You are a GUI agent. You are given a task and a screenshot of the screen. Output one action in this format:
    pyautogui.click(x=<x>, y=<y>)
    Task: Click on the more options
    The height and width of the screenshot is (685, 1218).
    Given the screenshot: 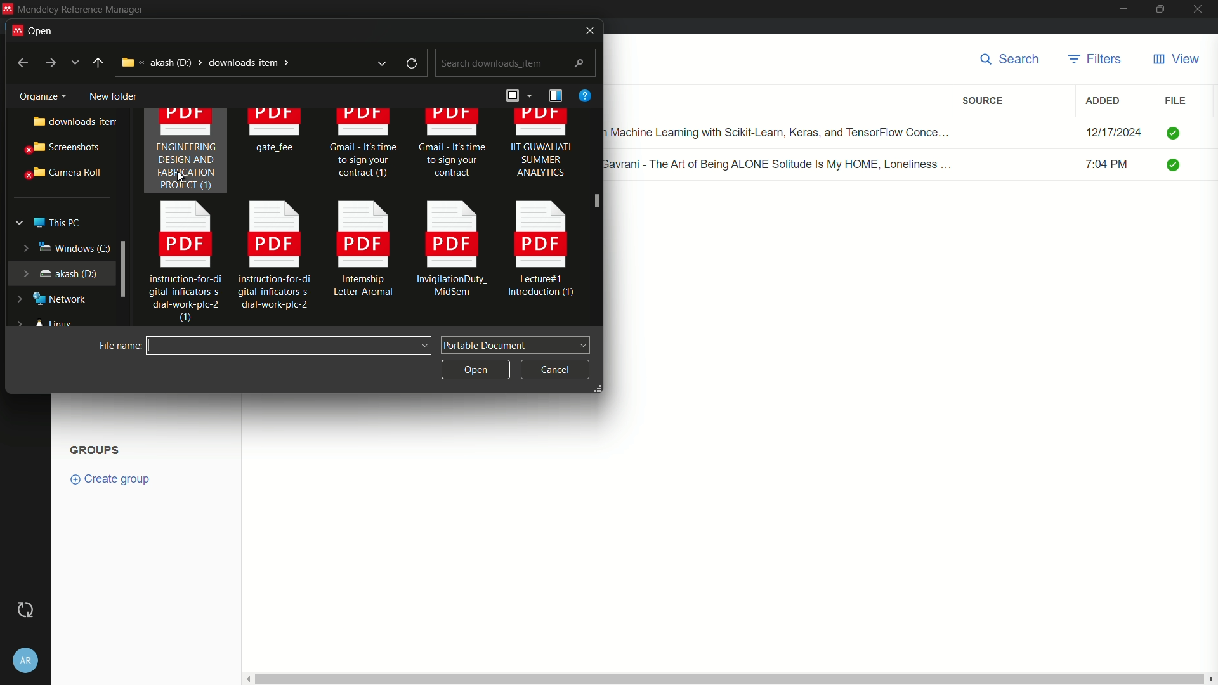 What is the action you would take?
    pyautogui.click(x=76, y=63)
    